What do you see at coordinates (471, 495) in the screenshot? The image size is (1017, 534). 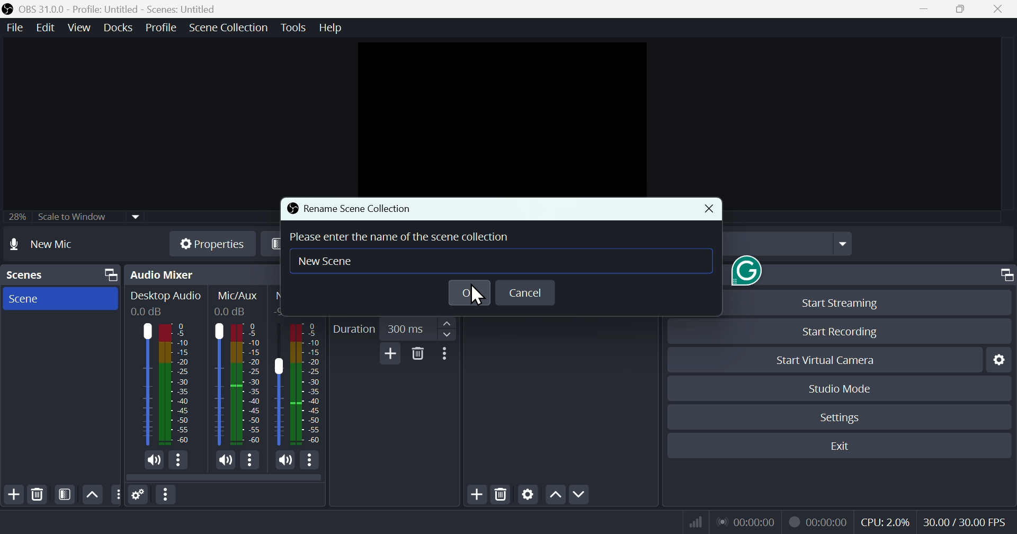 I see `Add` at bounding box center [471, 495].